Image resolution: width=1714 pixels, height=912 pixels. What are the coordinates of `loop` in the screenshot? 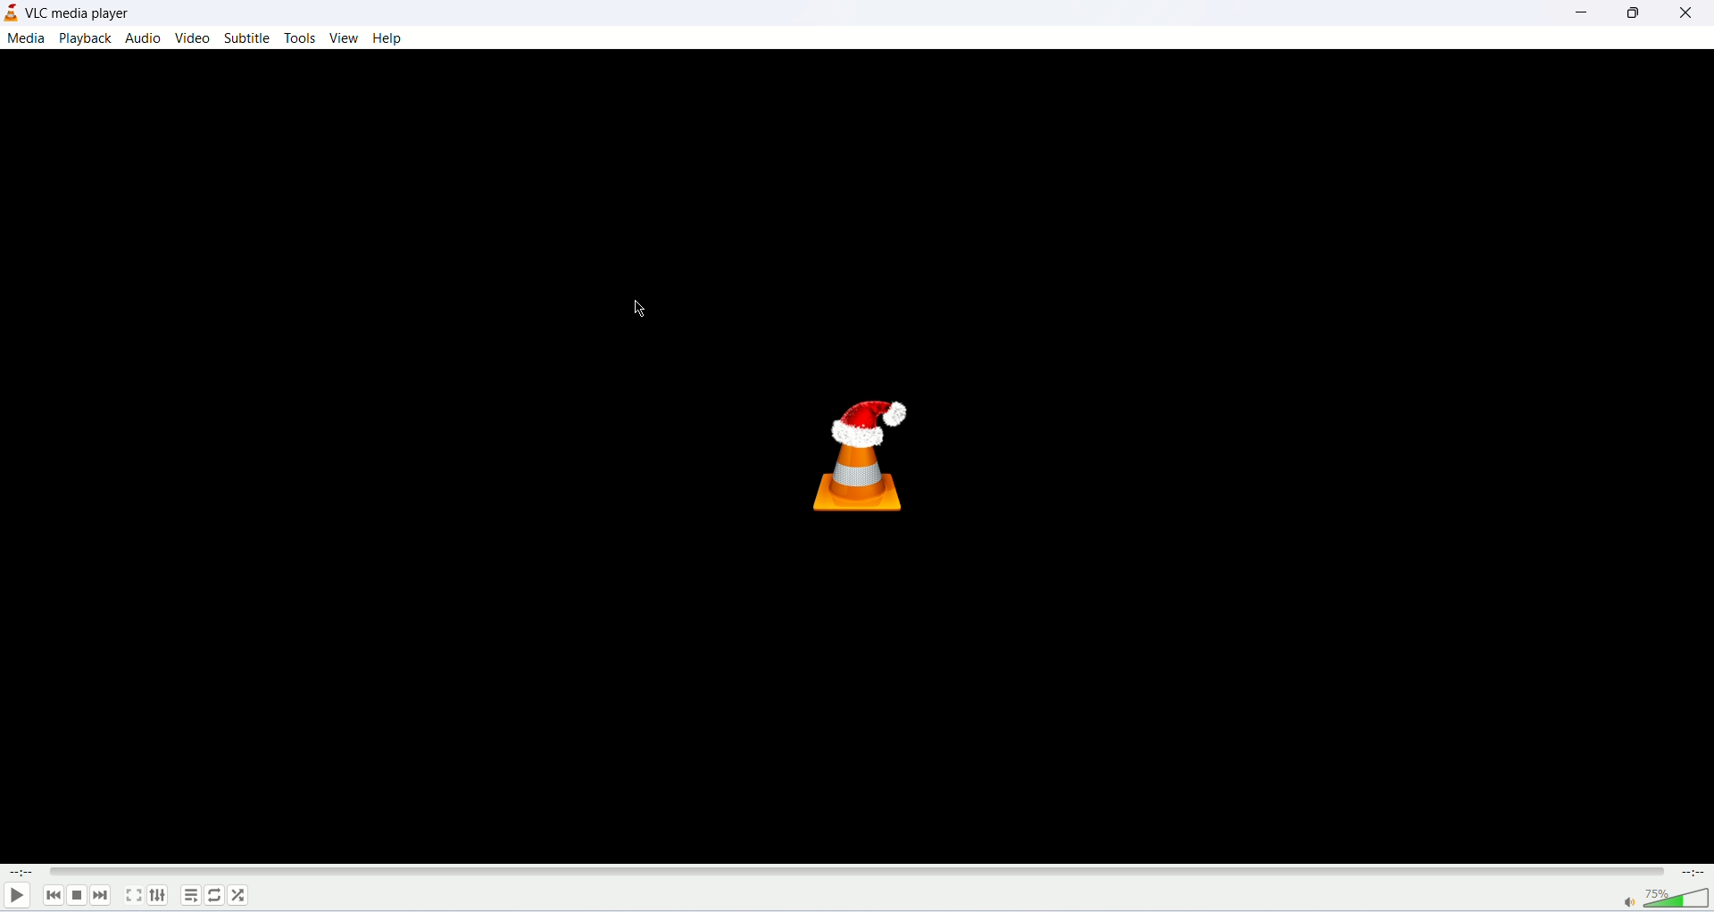 It's located at (212, 897).